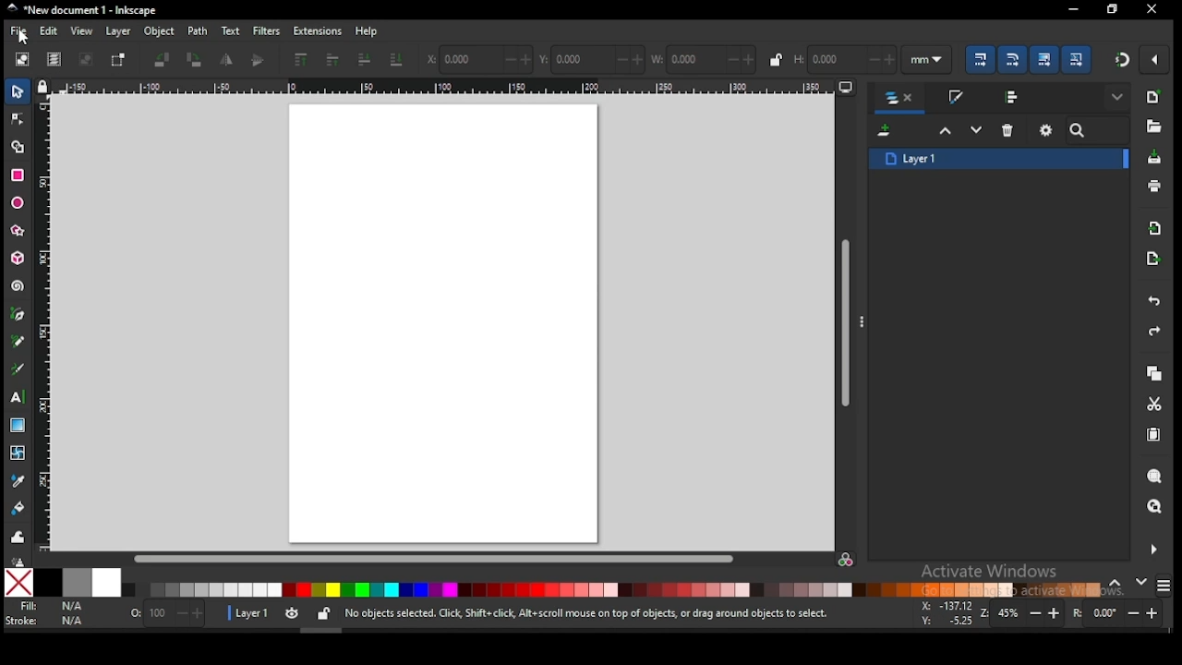 The width and height of the screenshot is (1182, 665). What do you see at coordinates (24, 58) in the screenshot?
I see `select all` at bounding box center [24, 58].